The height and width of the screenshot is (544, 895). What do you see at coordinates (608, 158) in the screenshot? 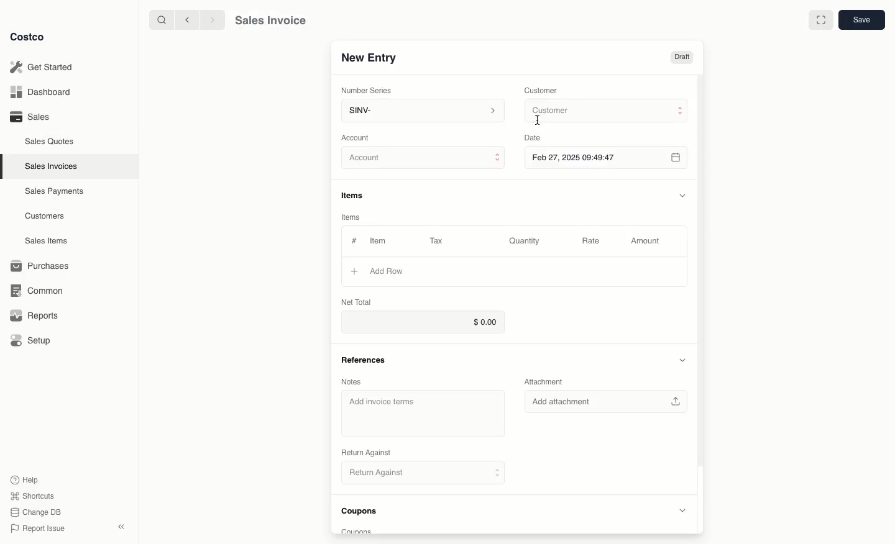
I see `Feb 27, 2025 09:49:47` at bounding box center [608, 158].